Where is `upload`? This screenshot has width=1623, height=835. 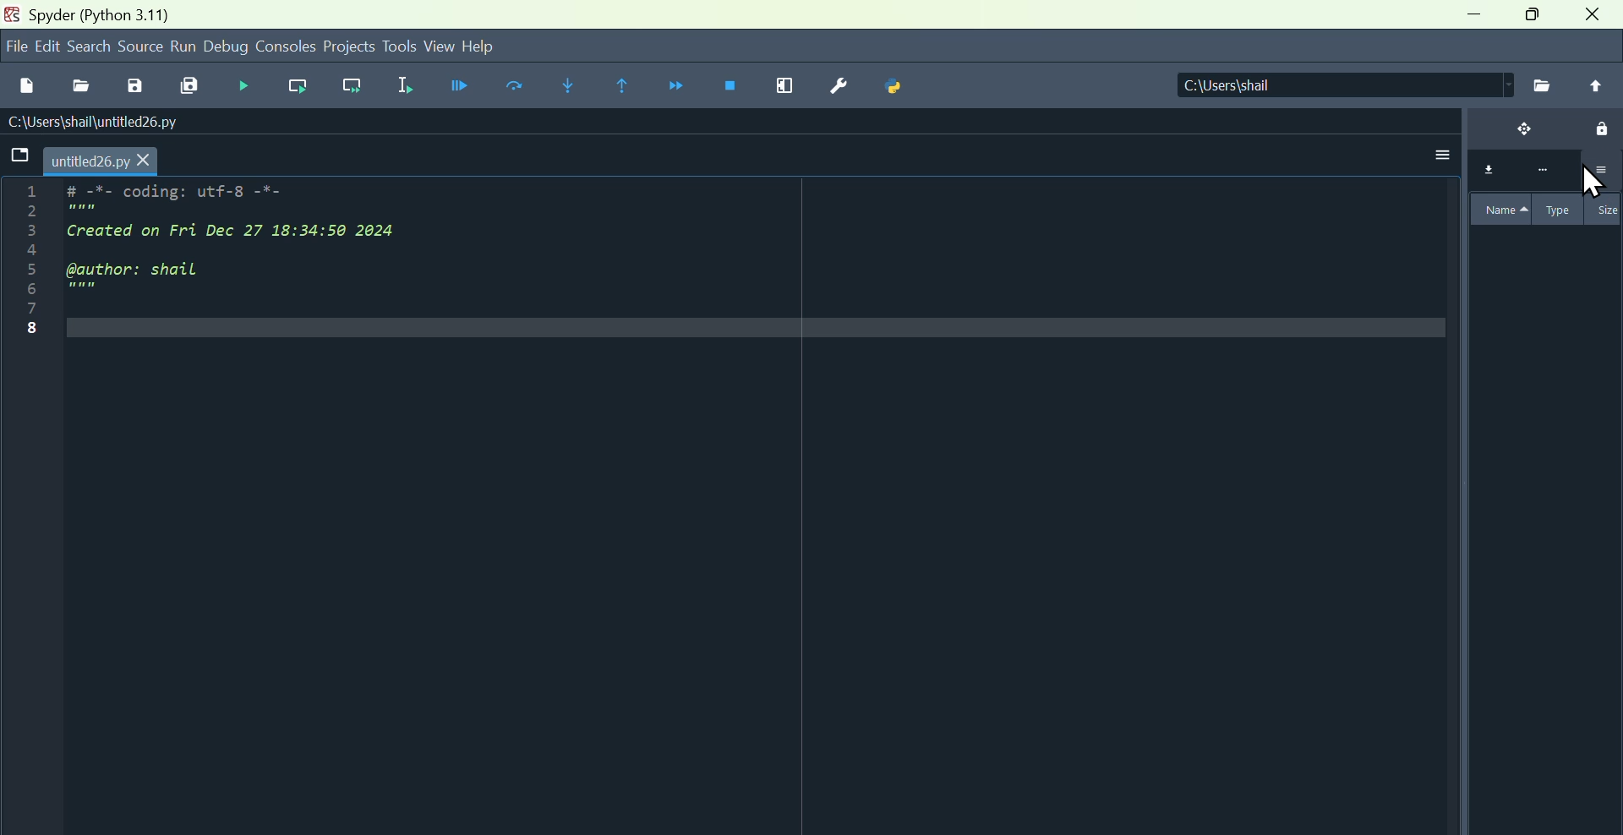
upload is located at coordinates (1596, 85).